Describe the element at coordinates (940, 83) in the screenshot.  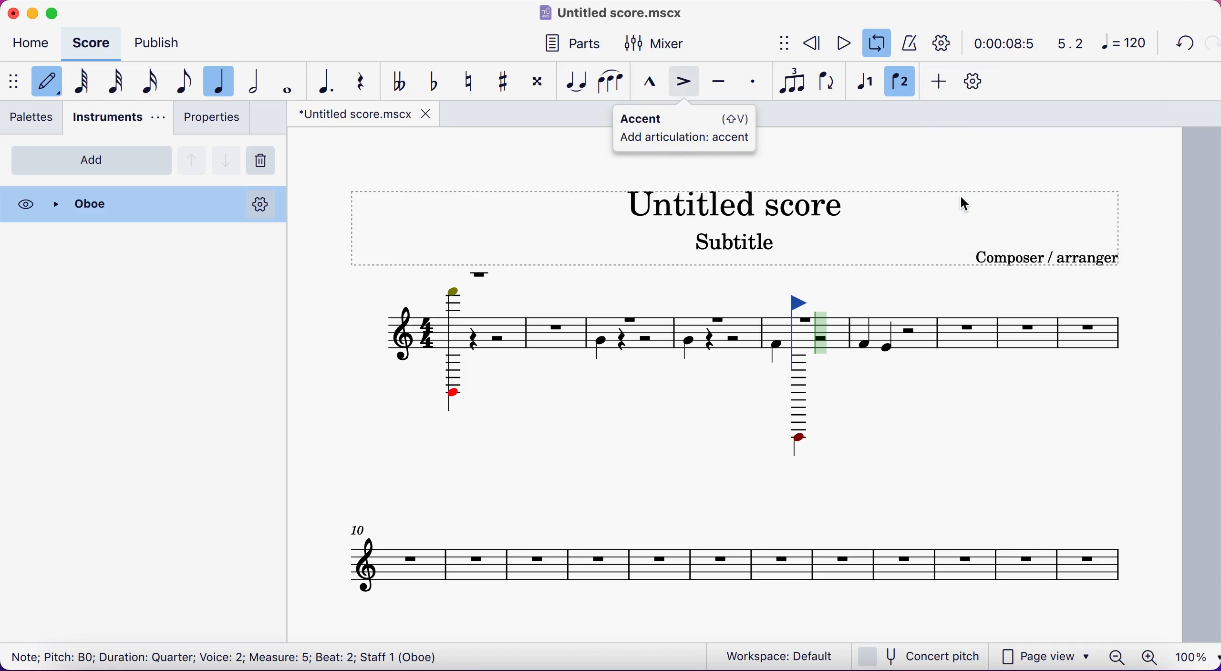
I see `add` at that location.